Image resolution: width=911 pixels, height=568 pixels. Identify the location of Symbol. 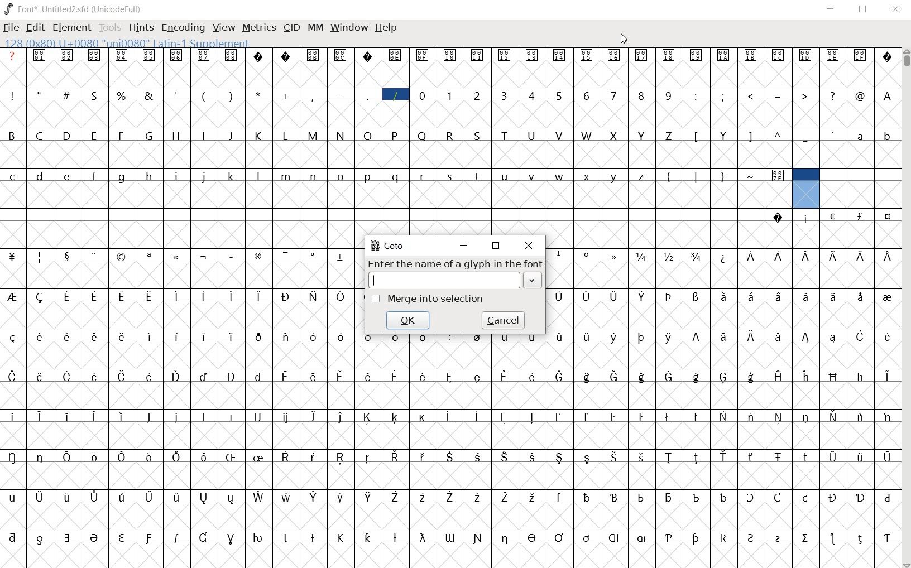
(506, 456).